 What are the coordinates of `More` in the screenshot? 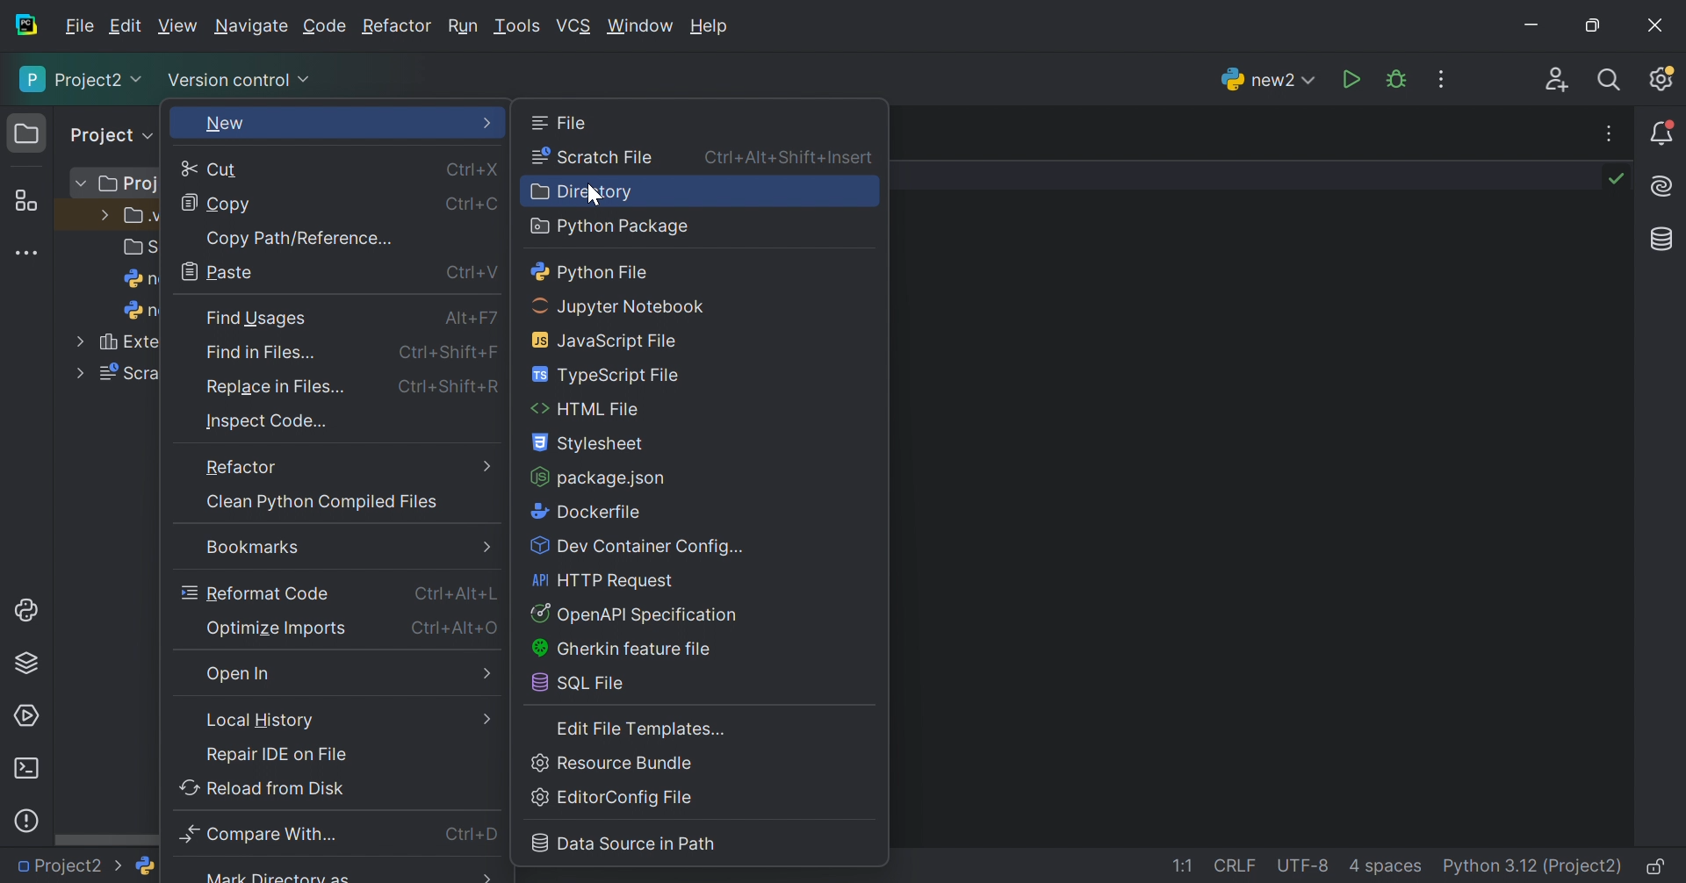 It's located at (80, 376).